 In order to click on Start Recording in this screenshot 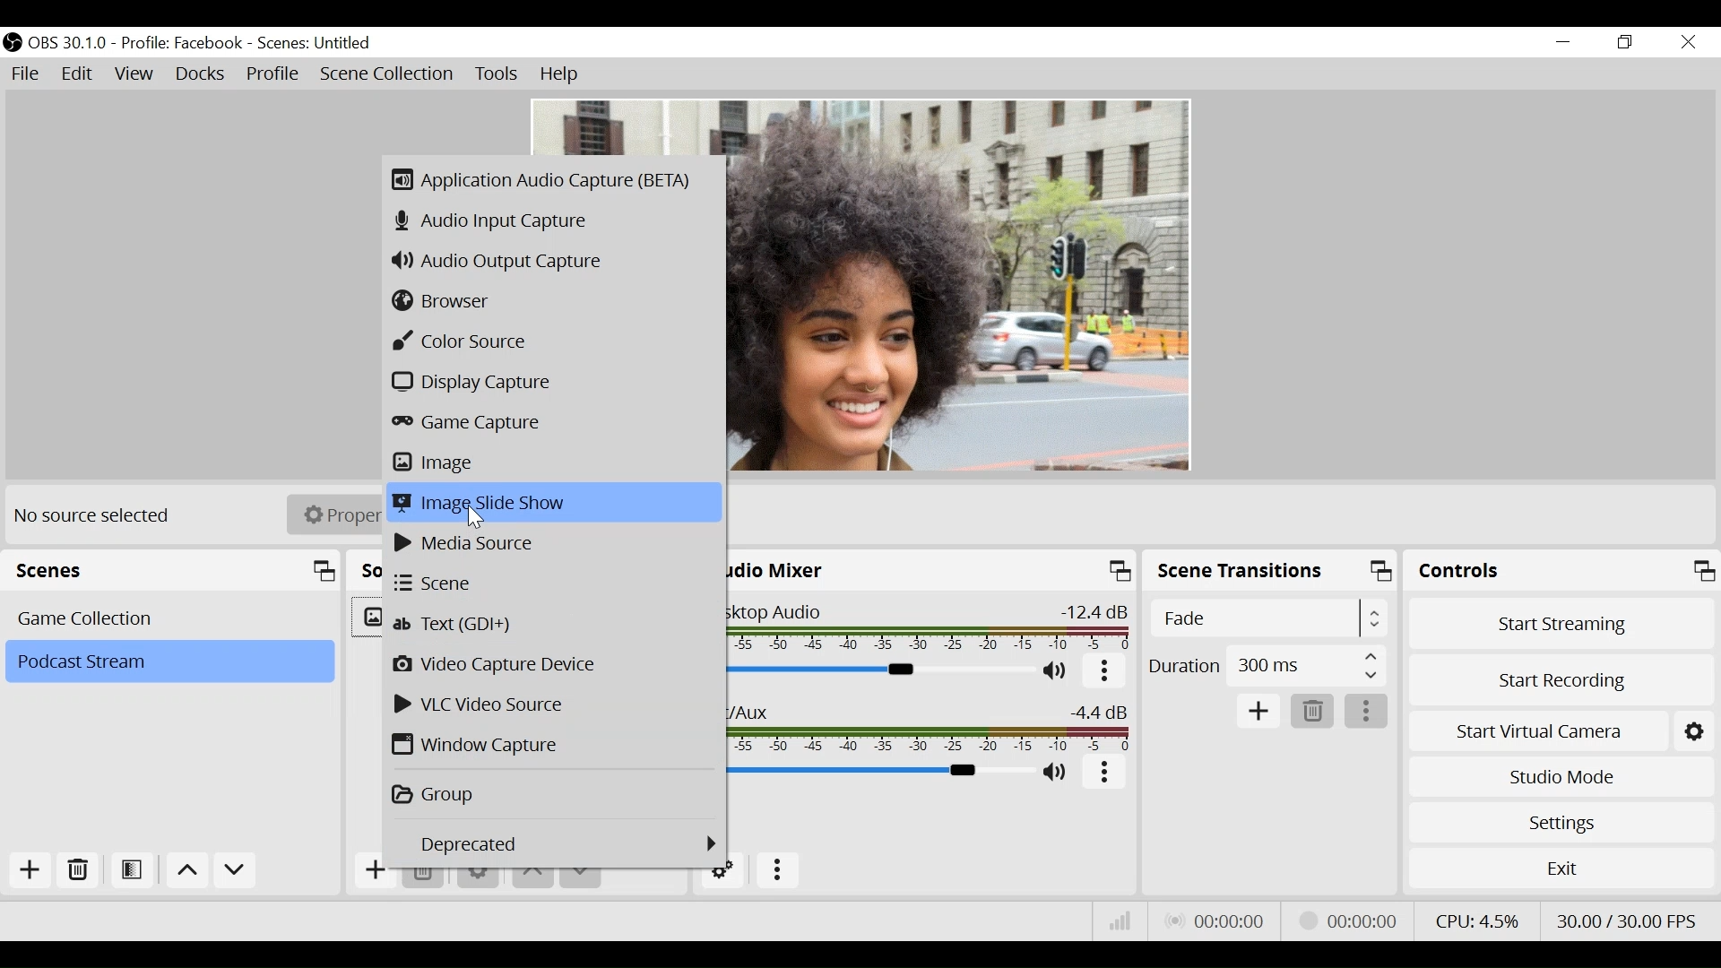, I will do `click(1563, 675)`.